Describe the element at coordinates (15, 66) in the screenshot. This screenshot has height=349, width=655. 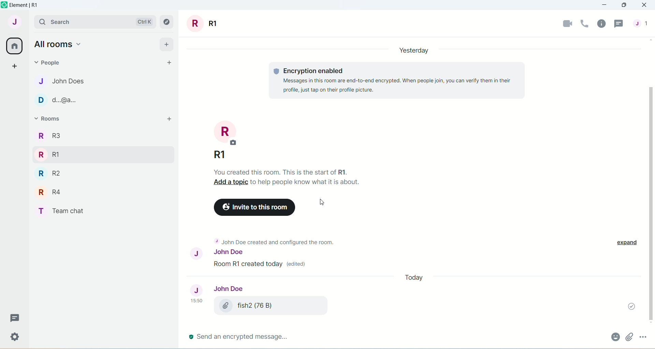
I see `create a space` at that location.